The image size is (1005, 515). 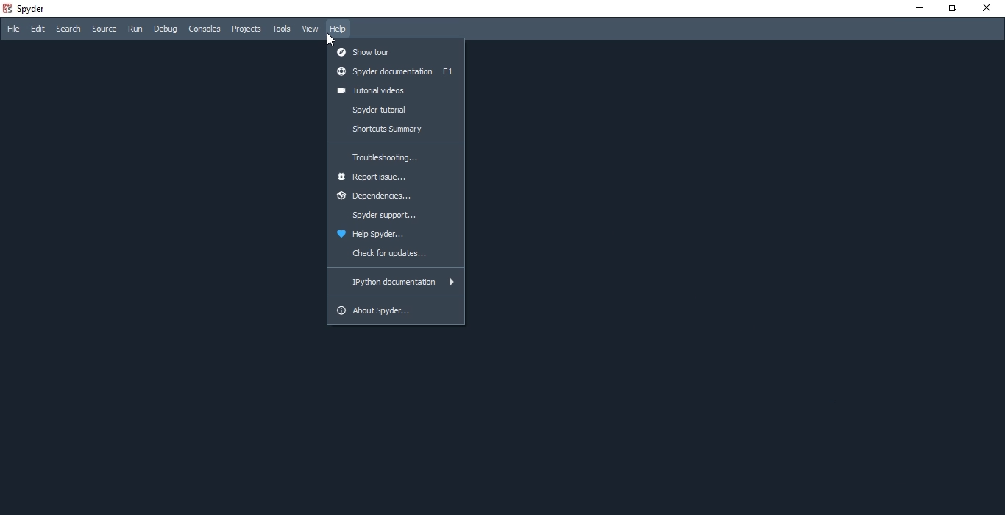 What do you see at coordinates (394, 283) in the screenshot?
I see `Ipython documentation` at bounding box center [394, 283].